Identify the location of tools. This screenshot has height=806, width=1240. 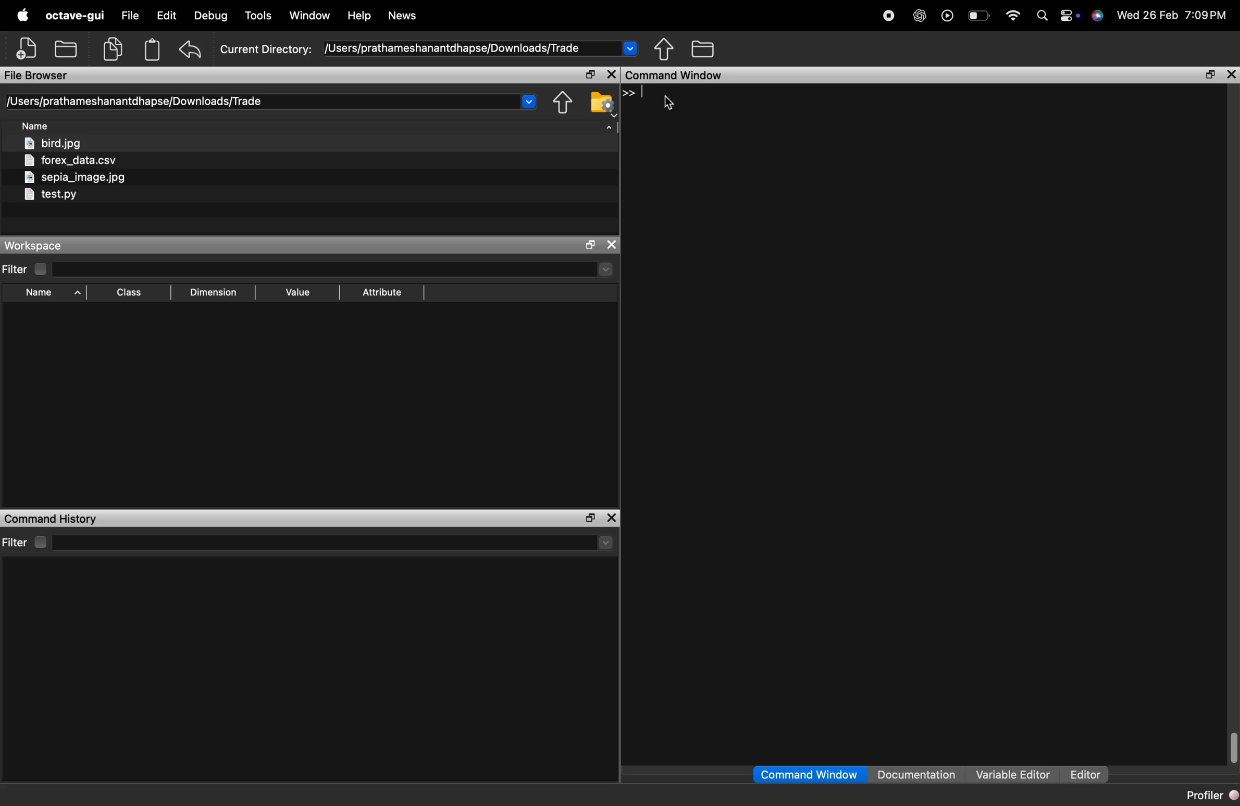
(259, 16).